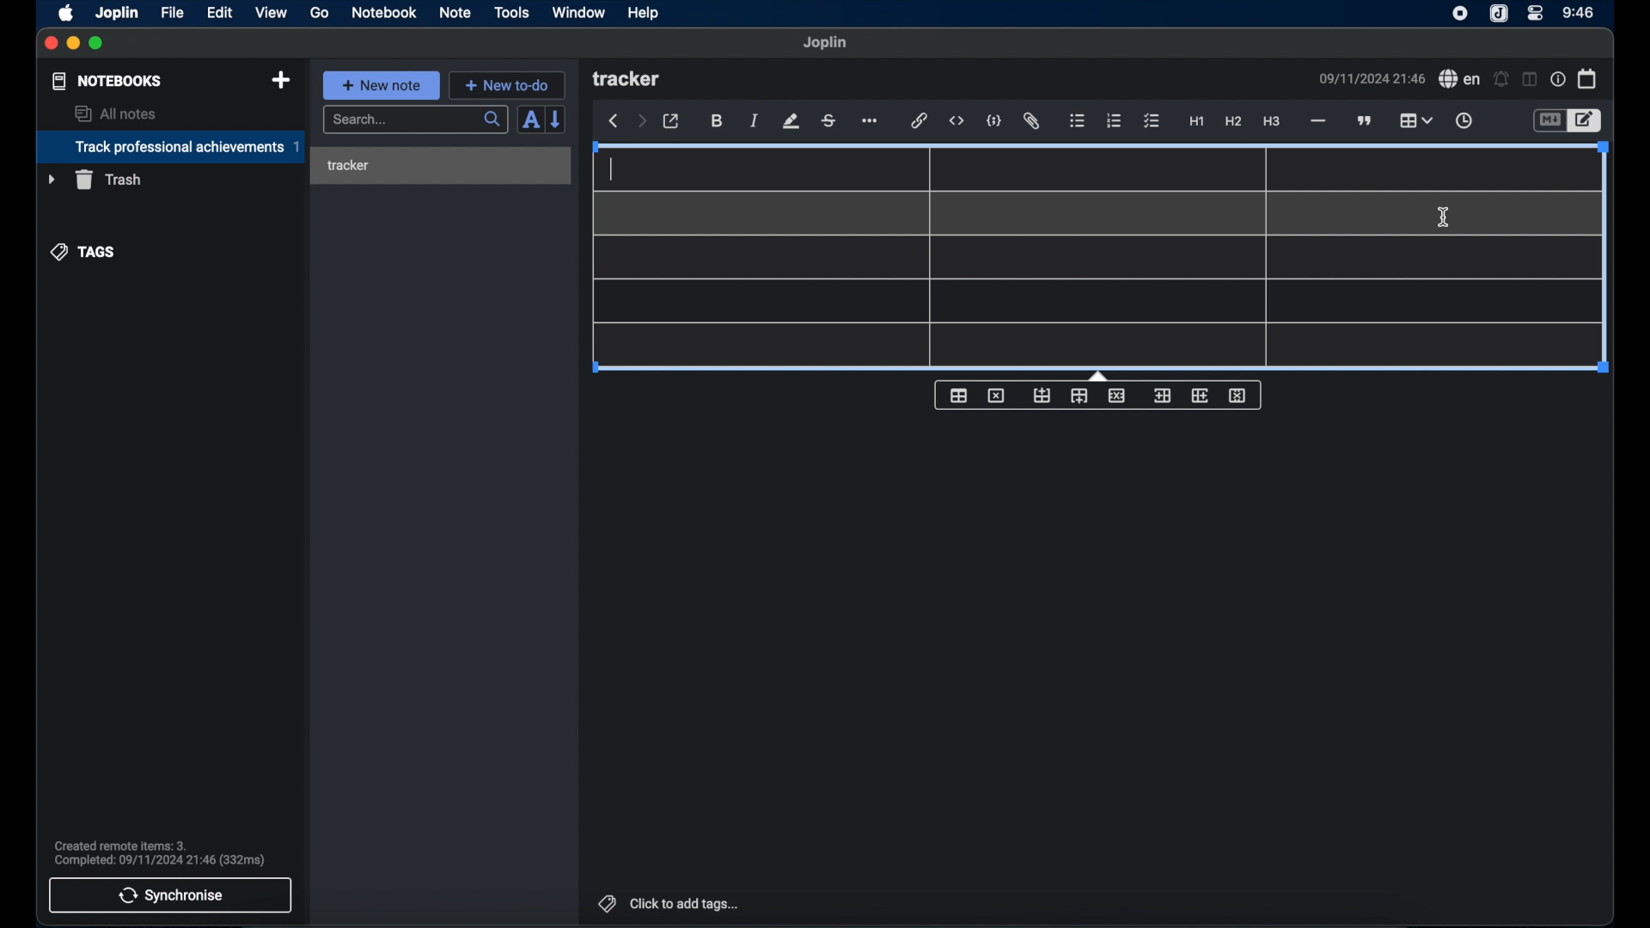 This screenshot has height=928, width=1650. What do you see at coordinates (995, 120) in the screenshot?
I see `code` at bounding box center [995, 120].